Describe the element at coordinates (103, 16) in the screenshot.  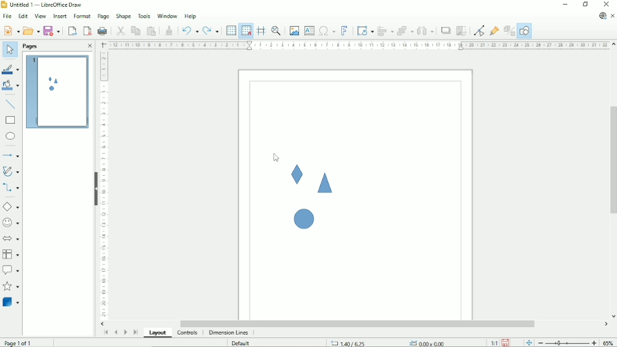
I see `Page` at that location.